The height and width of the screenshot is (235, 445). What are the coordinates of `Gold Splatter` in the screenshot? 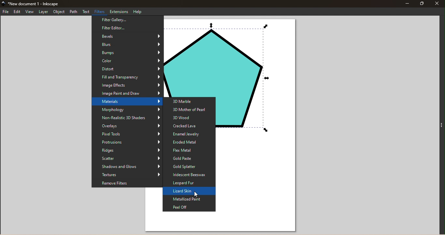 It's located at (189, 167).